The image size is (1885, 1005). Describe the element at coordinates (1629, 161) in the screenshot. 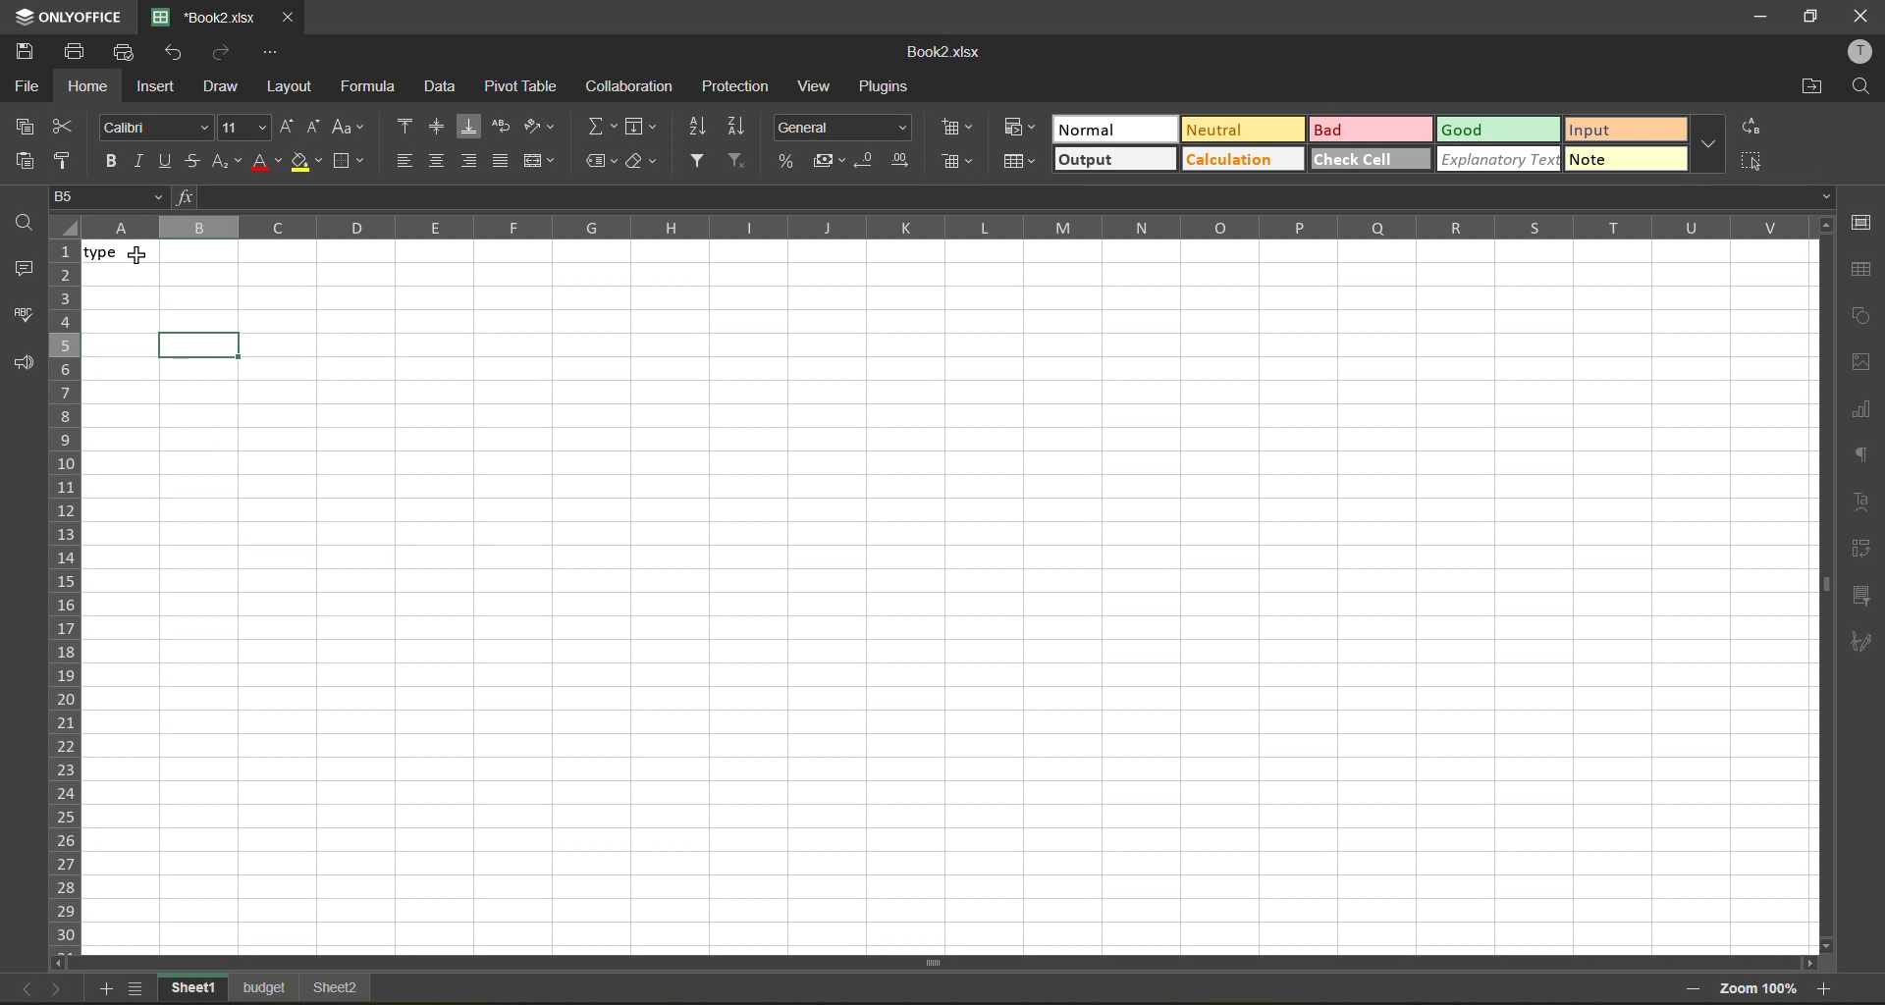

I see `note` at that location.